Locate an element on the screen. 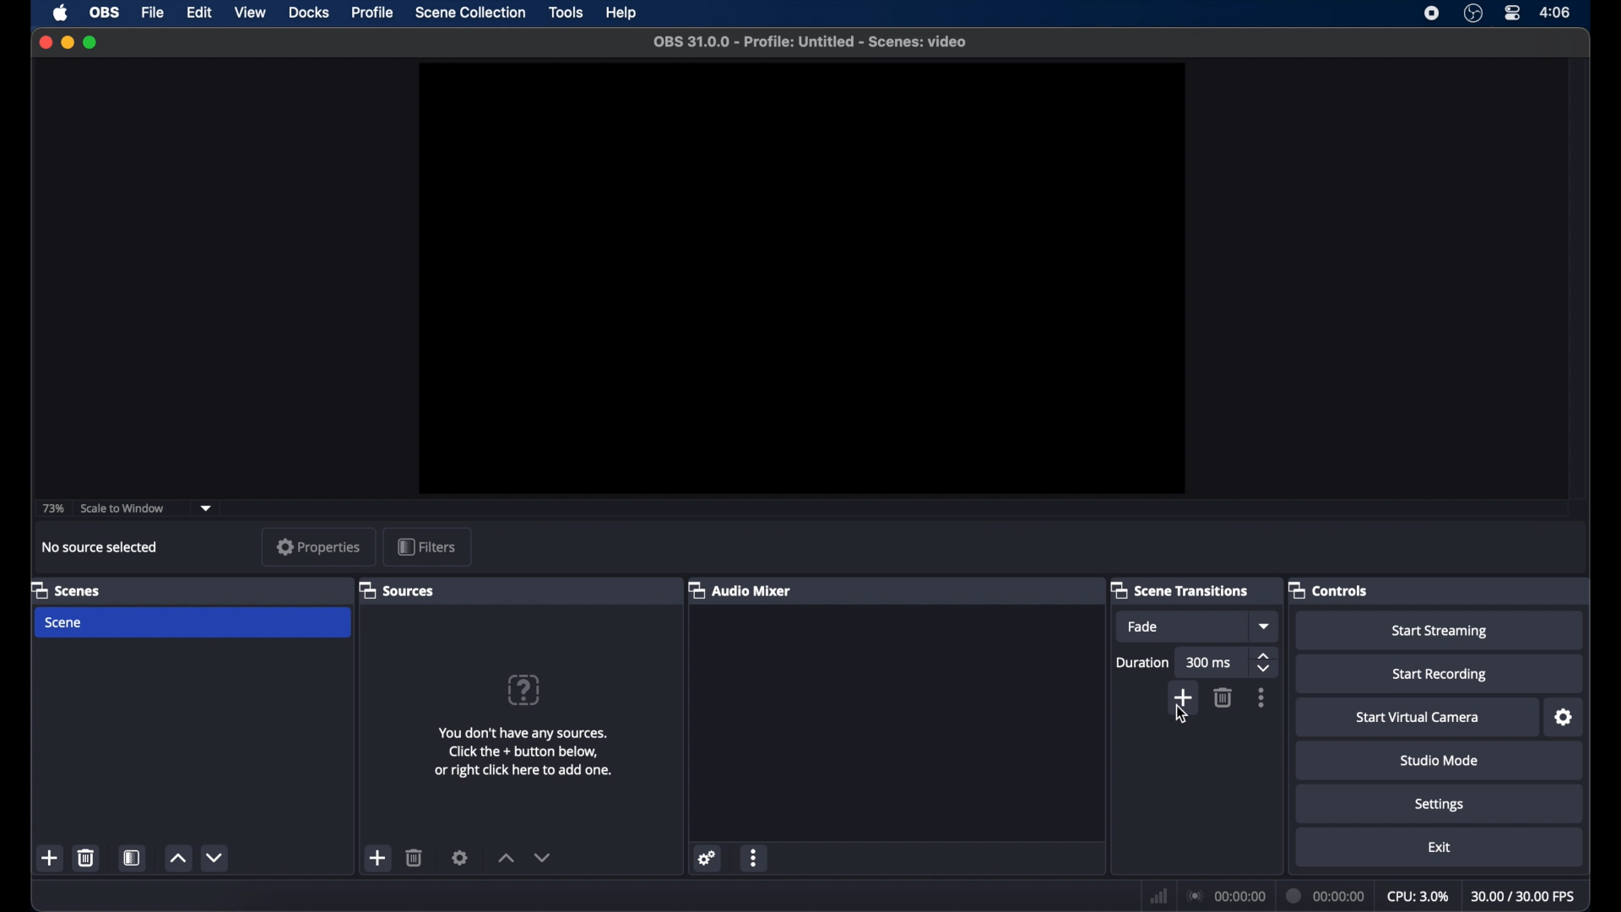 The height and width of the screenshot is (912, 1621). start streaming is located at coordinates (1439, 632).